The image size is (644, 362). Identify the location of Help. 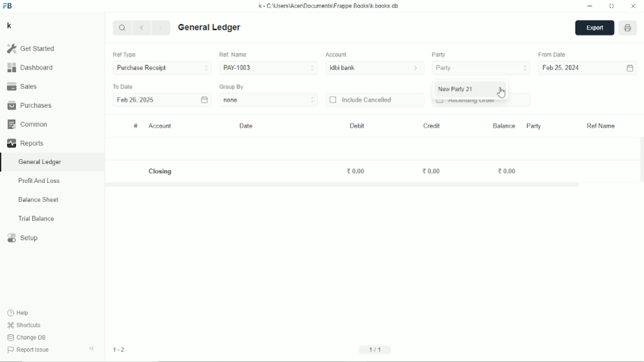
(19, 313).